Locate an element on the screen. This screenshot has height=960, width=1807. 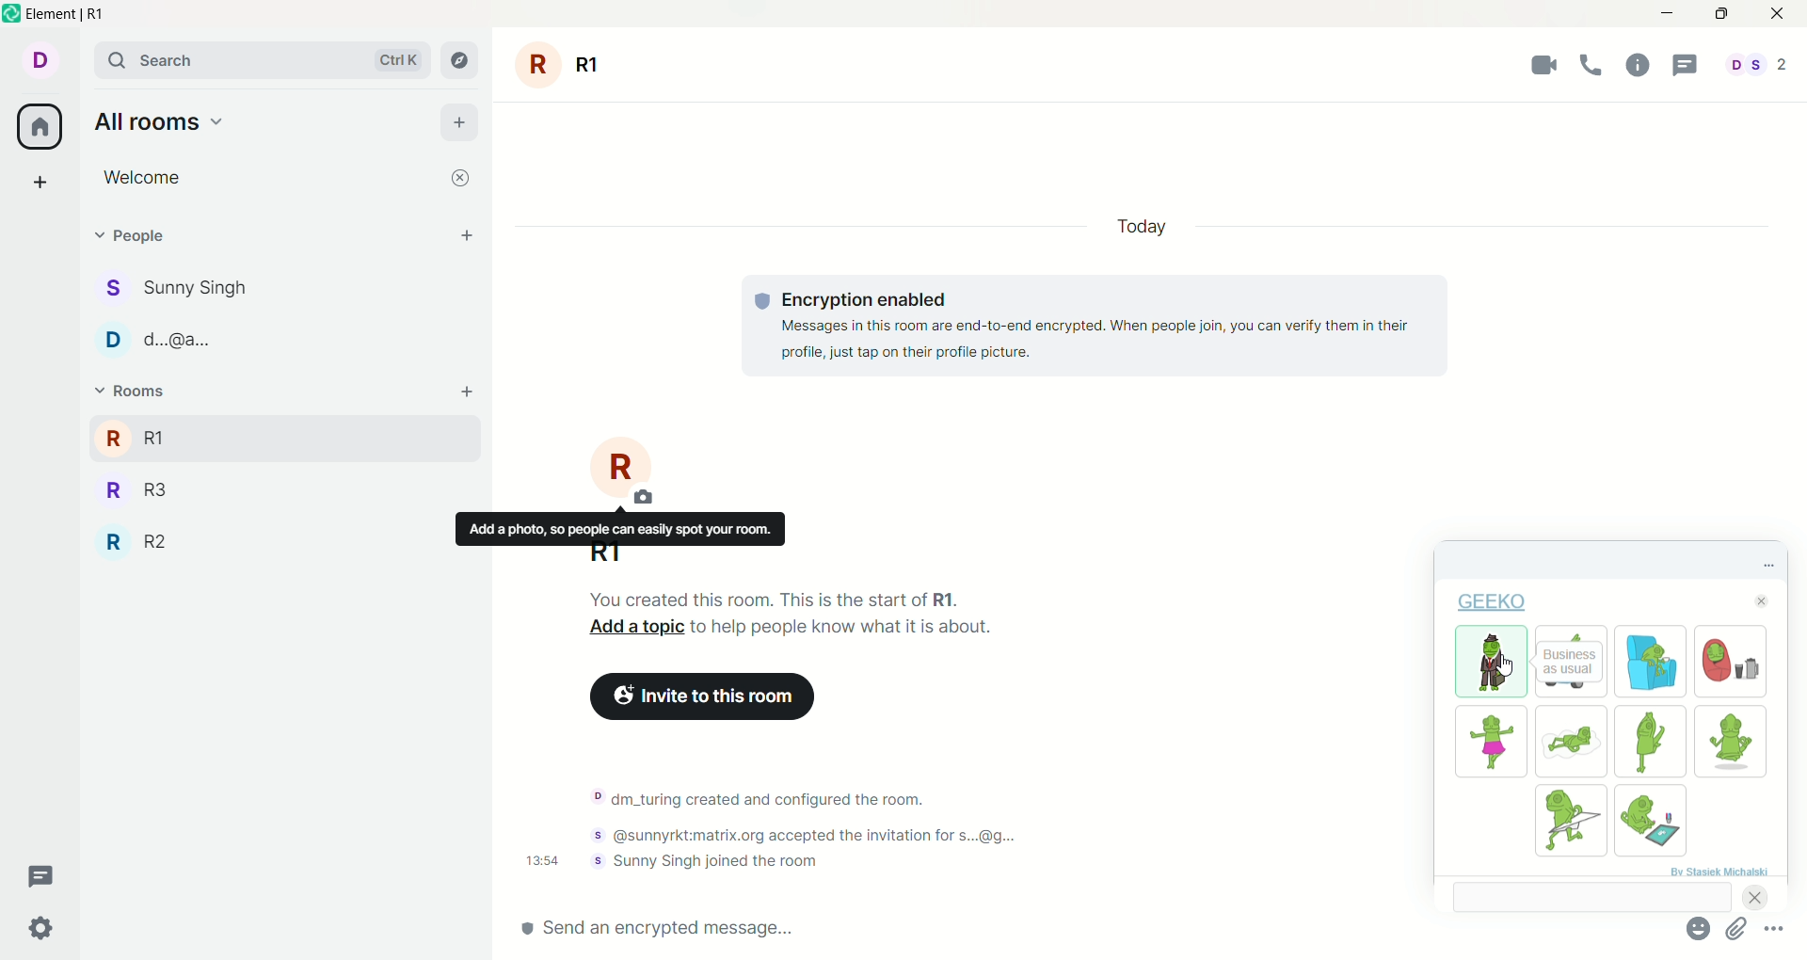
Time notification was sent is located at coordinates (542, 860).